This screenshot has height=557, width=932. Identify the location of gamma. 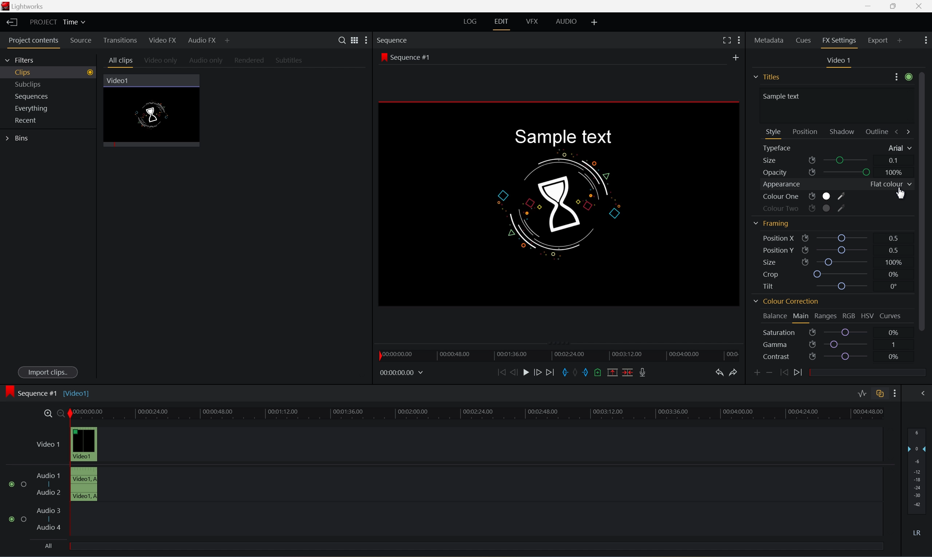
(789, 345).